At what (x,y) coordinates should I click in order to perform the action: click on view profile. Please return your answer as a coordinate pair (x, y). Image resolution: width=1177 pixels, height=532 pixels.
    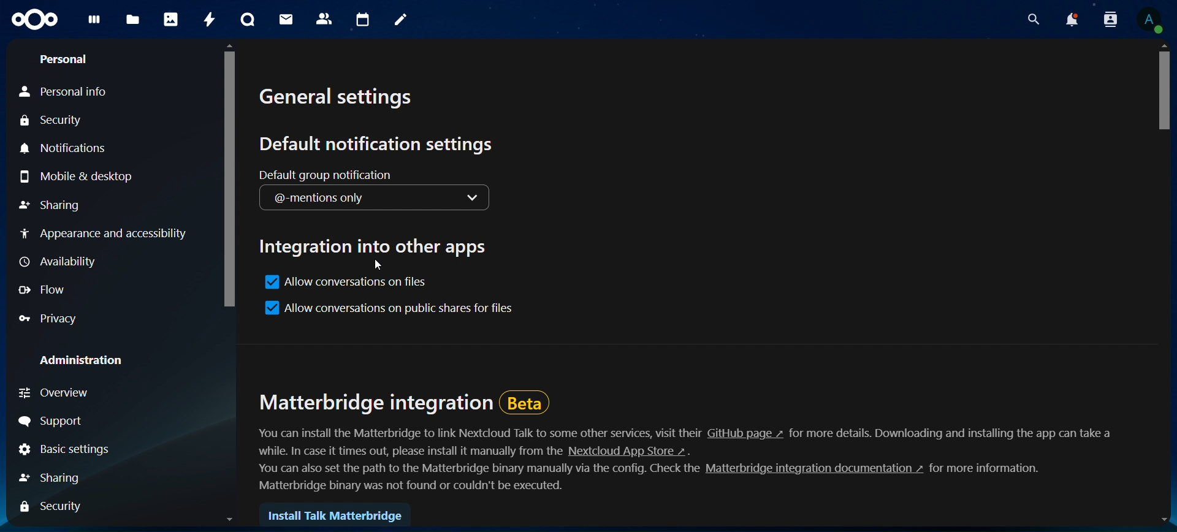
    Looking at the image, I should click on (1152, 18).